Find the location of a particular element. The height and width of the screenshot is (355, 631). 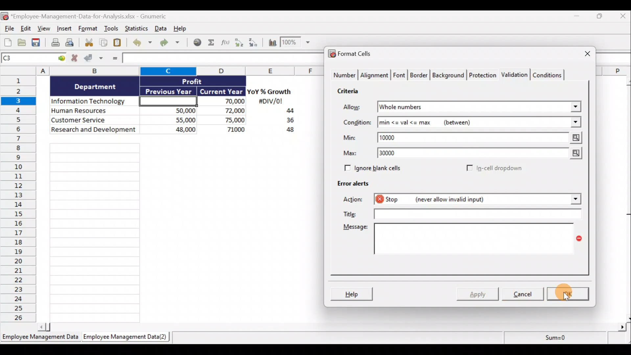

Cut selection is located at coordinates (88, 43).